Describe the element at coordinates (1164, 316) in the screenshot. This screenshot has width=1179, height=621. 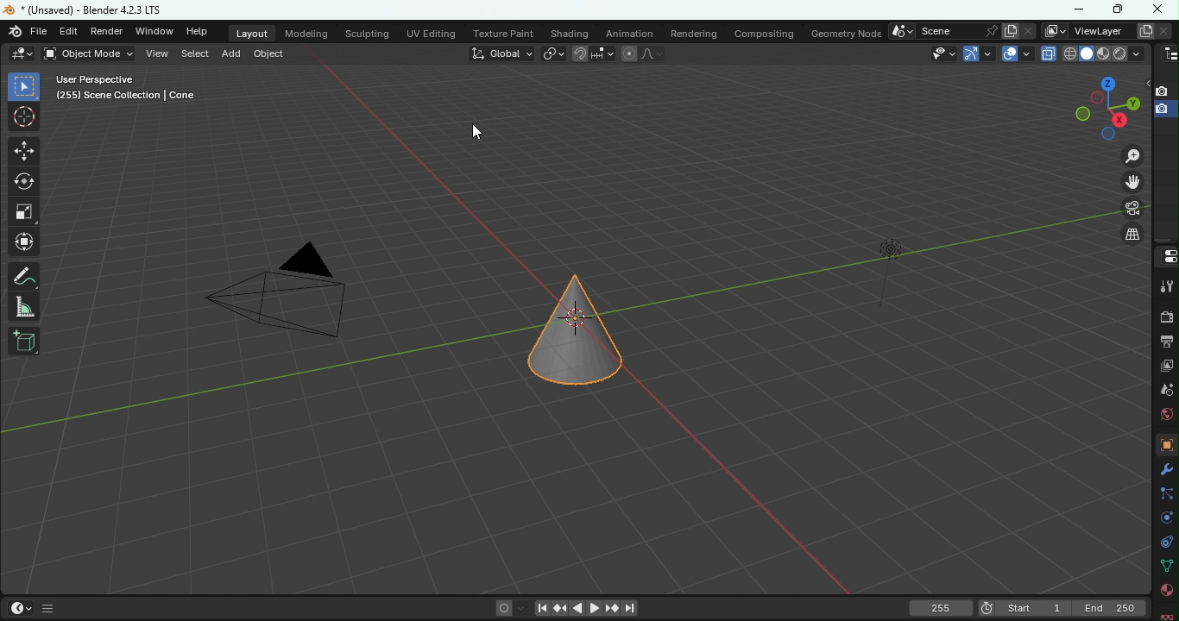
I see `Render` at that location.